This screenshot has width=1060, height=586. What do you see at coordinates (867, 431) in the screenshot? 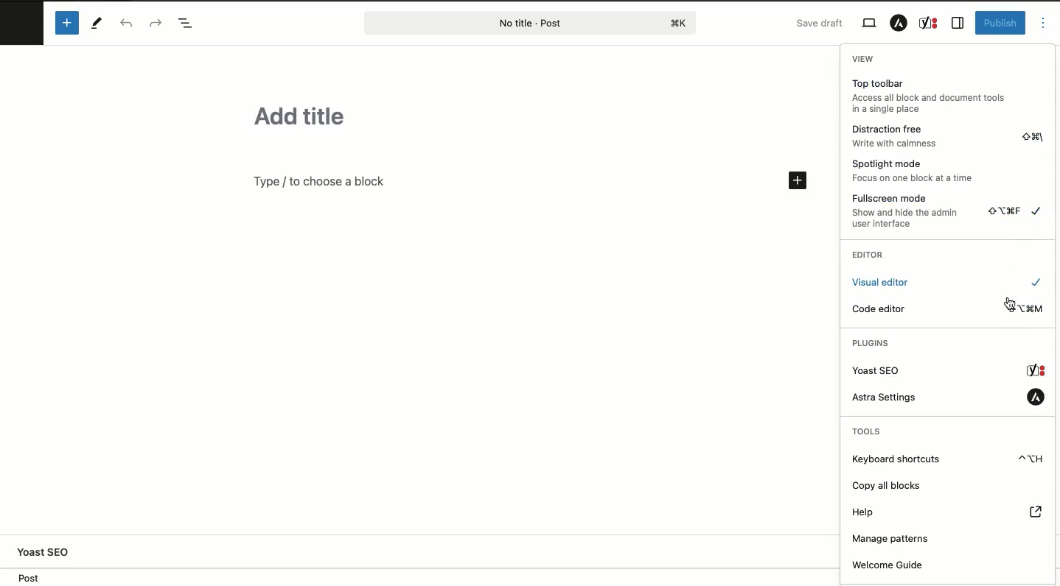
I see `Tools` at bounding box center [867, 431].